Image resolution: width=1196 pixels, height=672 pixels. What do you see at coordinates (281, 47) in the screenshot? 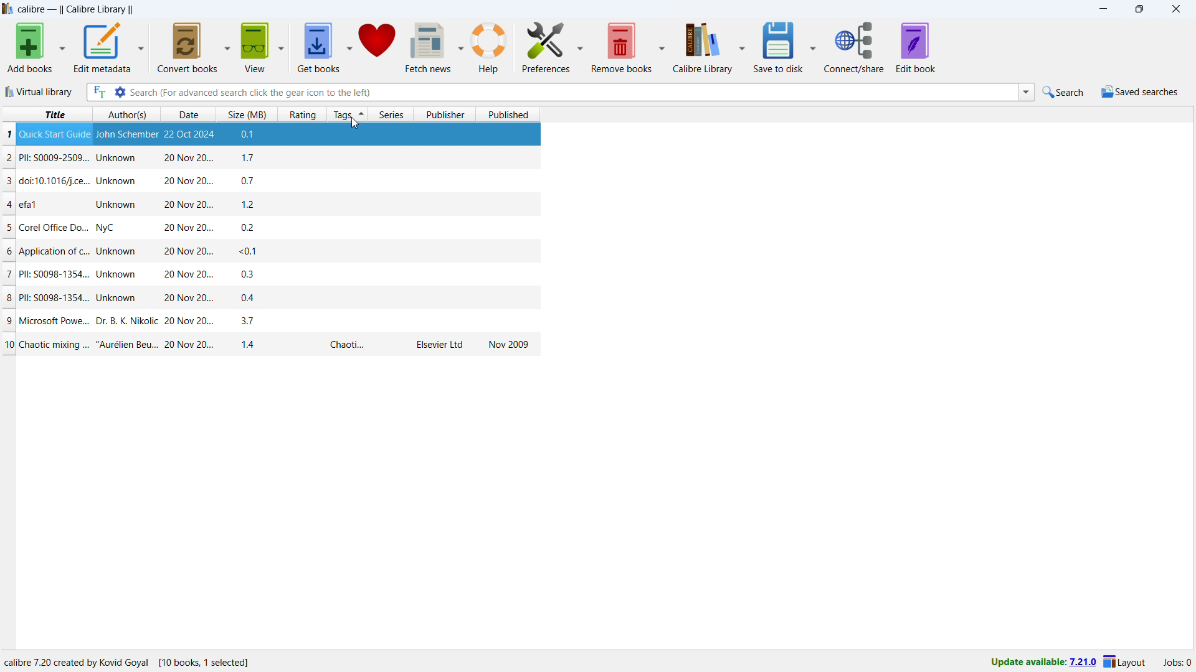
I see `view options` at bounding box center [281, 47].